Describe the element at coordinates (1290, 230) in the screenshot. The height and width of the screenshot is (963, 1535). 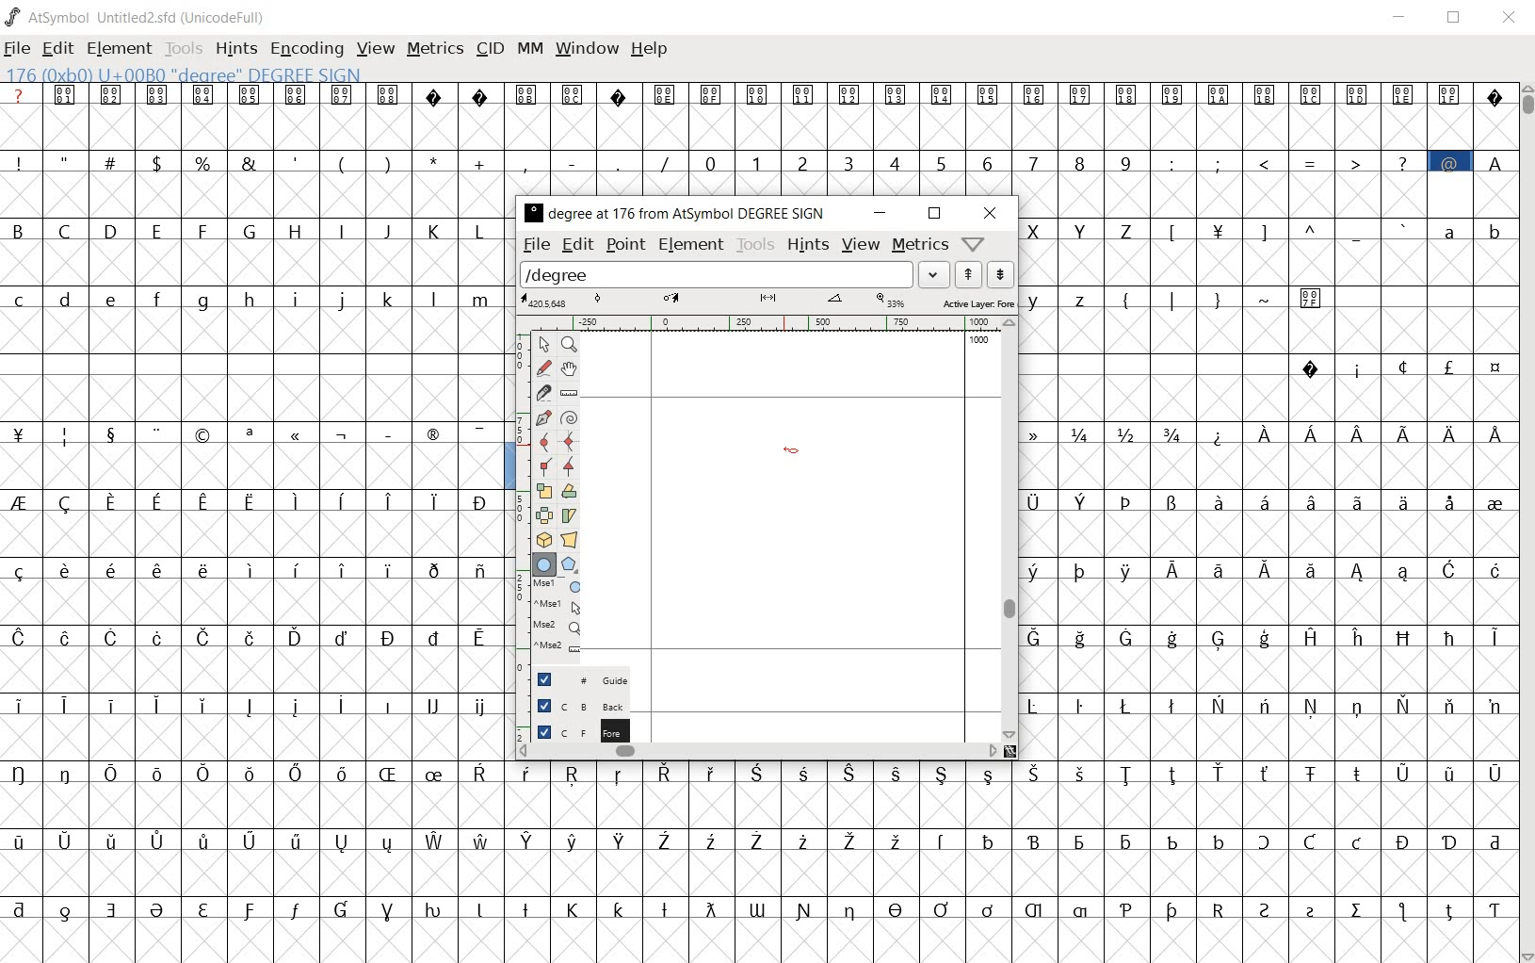
I see `special characters` at that location.